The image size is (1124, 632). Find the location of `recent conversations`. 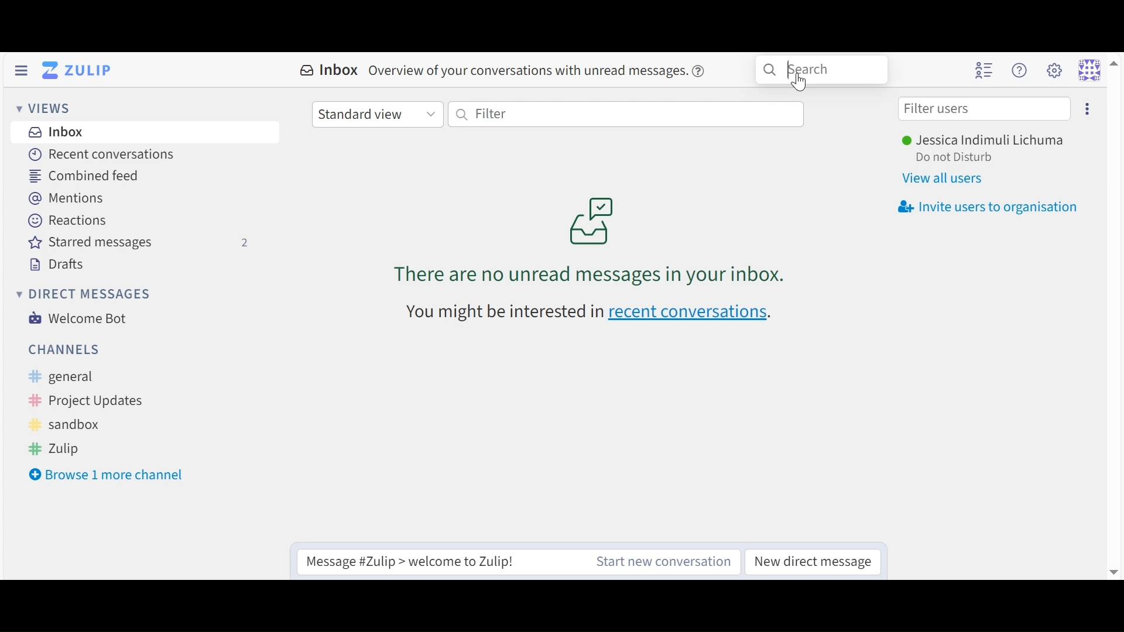

recent conversations is located at coordinates (592, 312).